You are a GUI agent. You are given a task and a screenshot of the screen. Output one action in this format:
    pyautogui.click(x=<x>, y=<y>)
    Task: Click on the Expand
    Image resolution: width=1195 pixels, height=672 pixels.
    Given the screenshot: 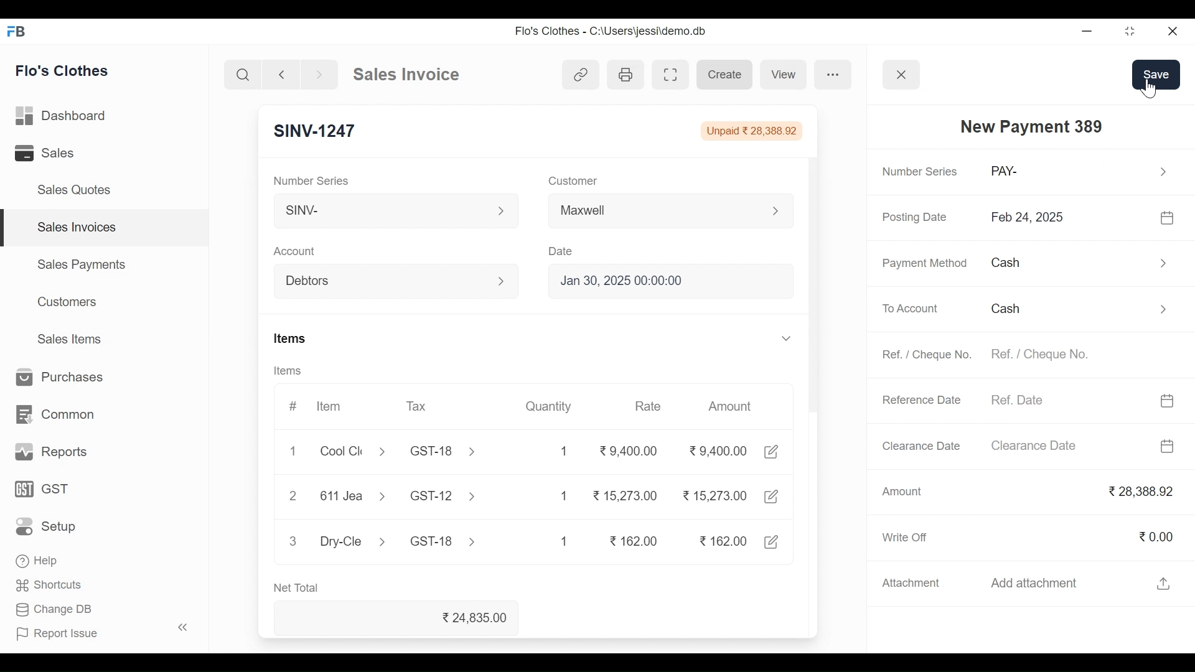 What is the action you would take?
    pyautogui.click(x=502, y=281)
    